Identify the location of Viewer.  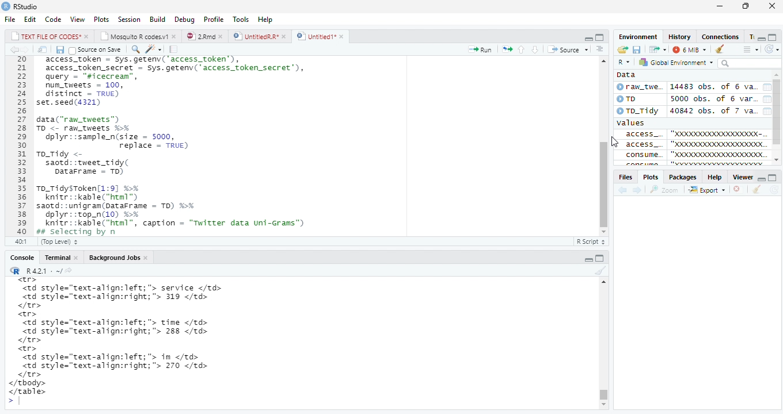
(741, 177).